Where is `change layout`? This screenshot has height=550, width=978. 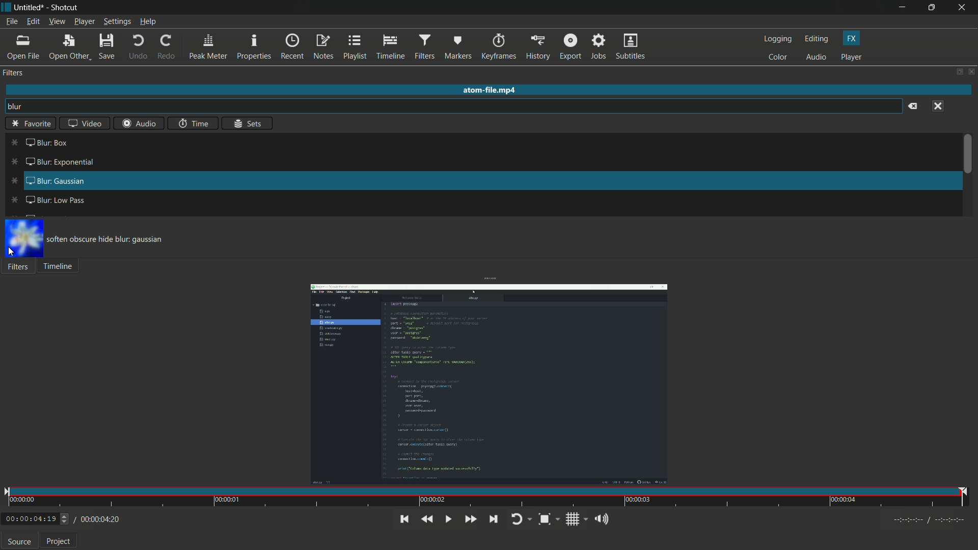
change layout is located at coordinates (956, 71).